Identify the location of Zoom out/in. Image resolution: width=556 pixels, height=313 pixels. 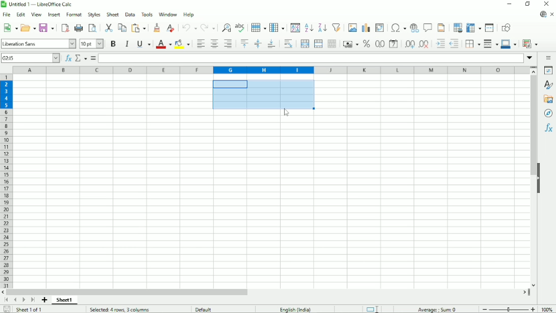
(509, 309).